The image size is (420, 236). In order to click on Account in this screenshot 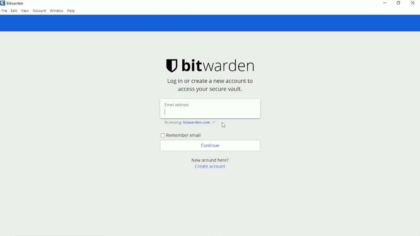, I will do `click(38, 11)`.